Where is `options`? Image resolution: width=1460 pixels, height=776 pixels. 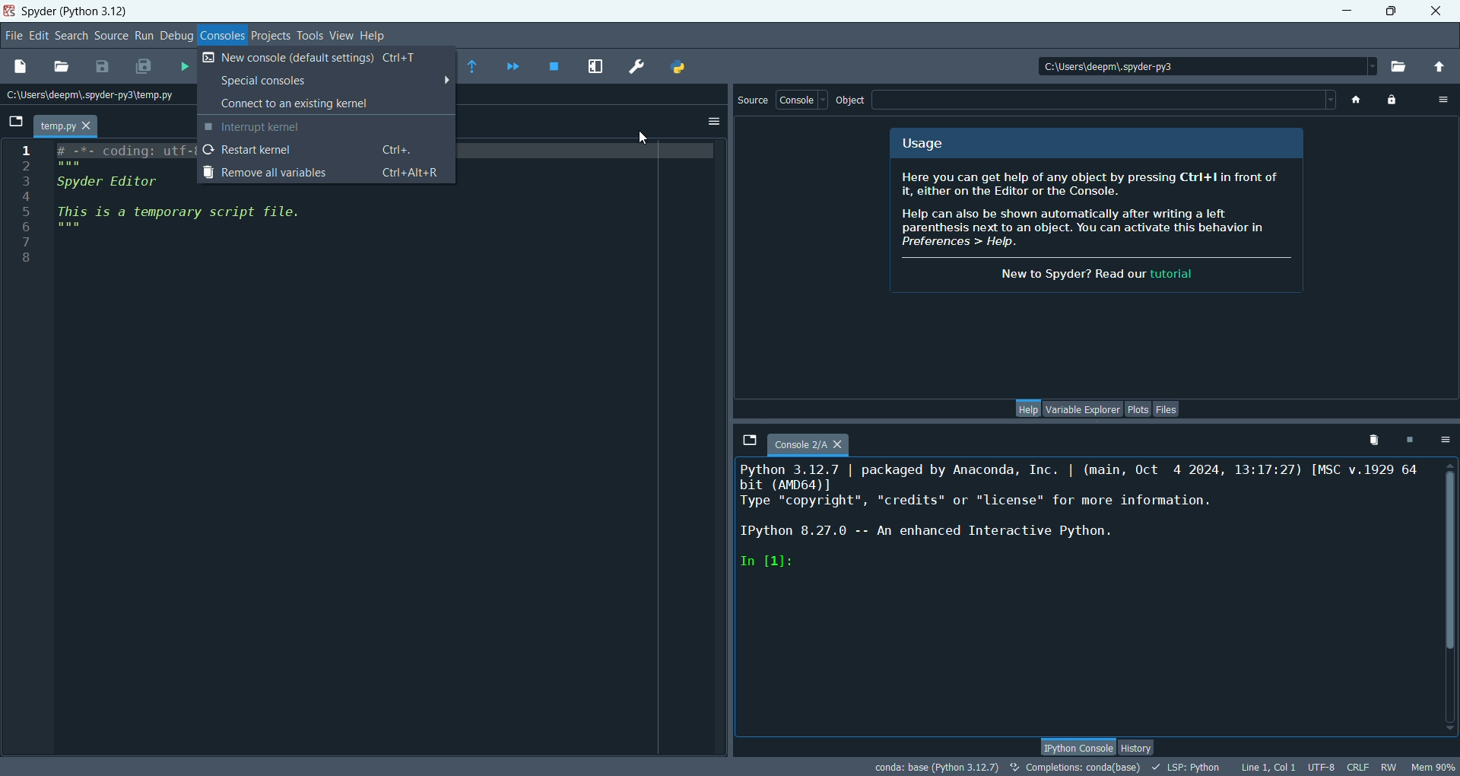
options is located at coordinates (713, 121).